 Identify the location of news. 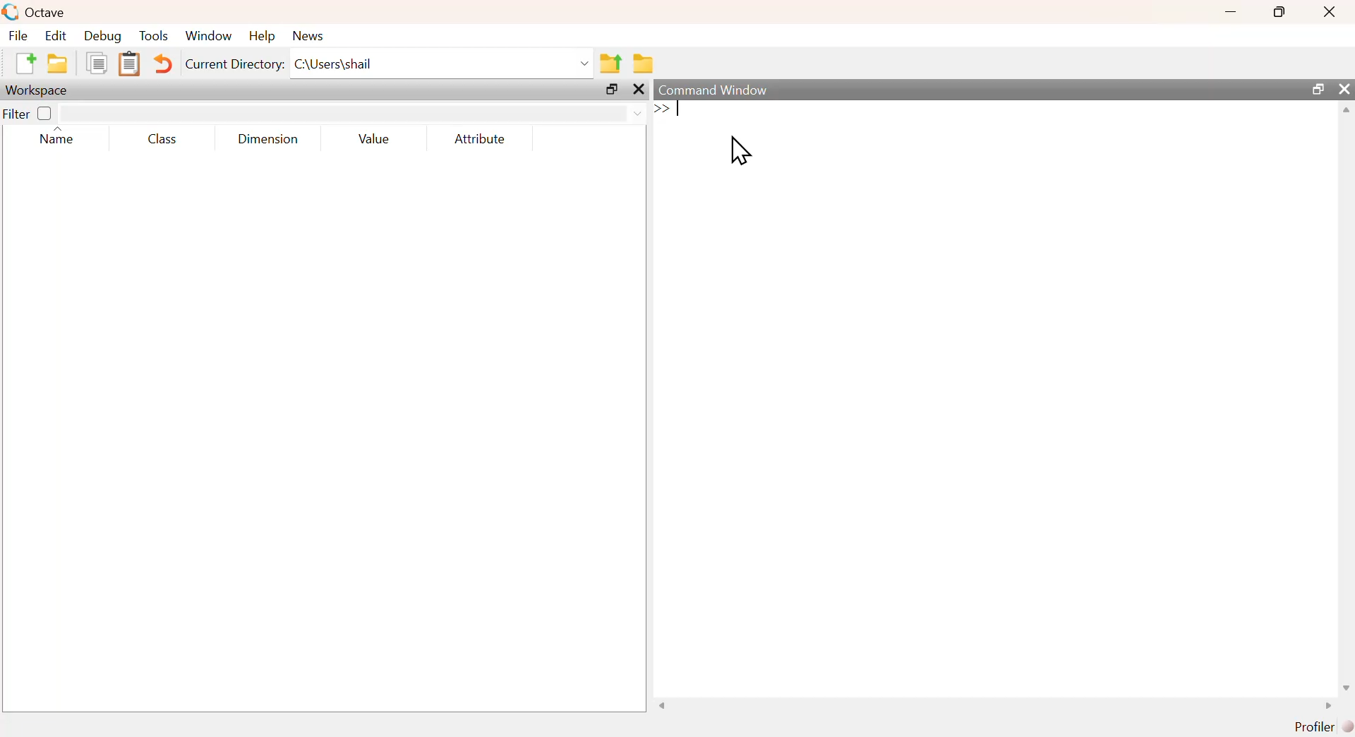
(311, 35).